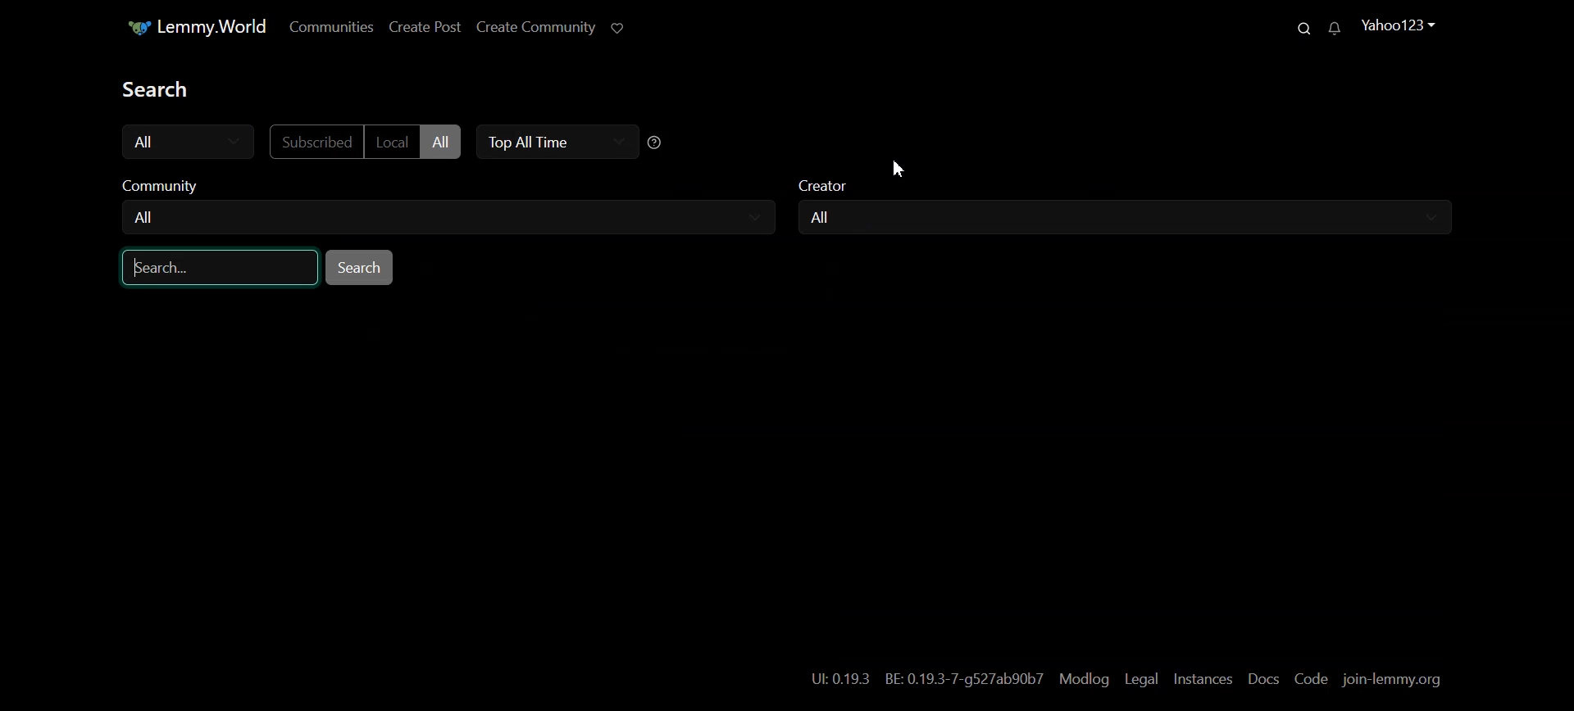 The height and width of the screenshot is (711, 1574). What do you see at coordinates (189, 142) in the screenshot?
I see `All` at bounding box center [189, 142].